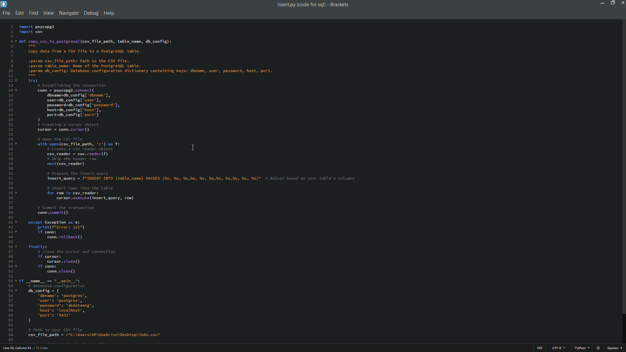  I want to click on scroll bar, so click(623, 168).